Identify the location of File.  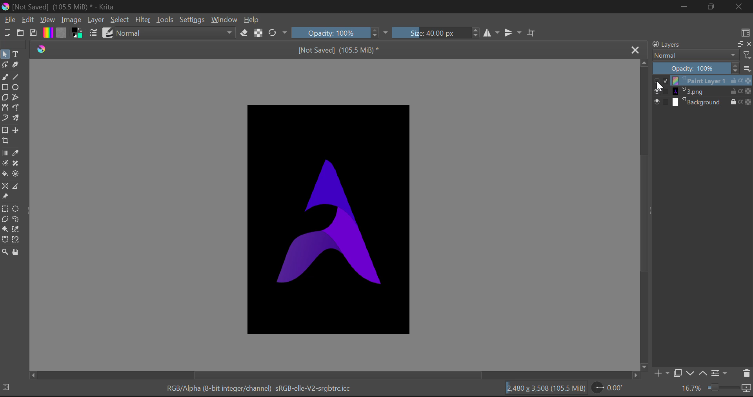
(10, 21).